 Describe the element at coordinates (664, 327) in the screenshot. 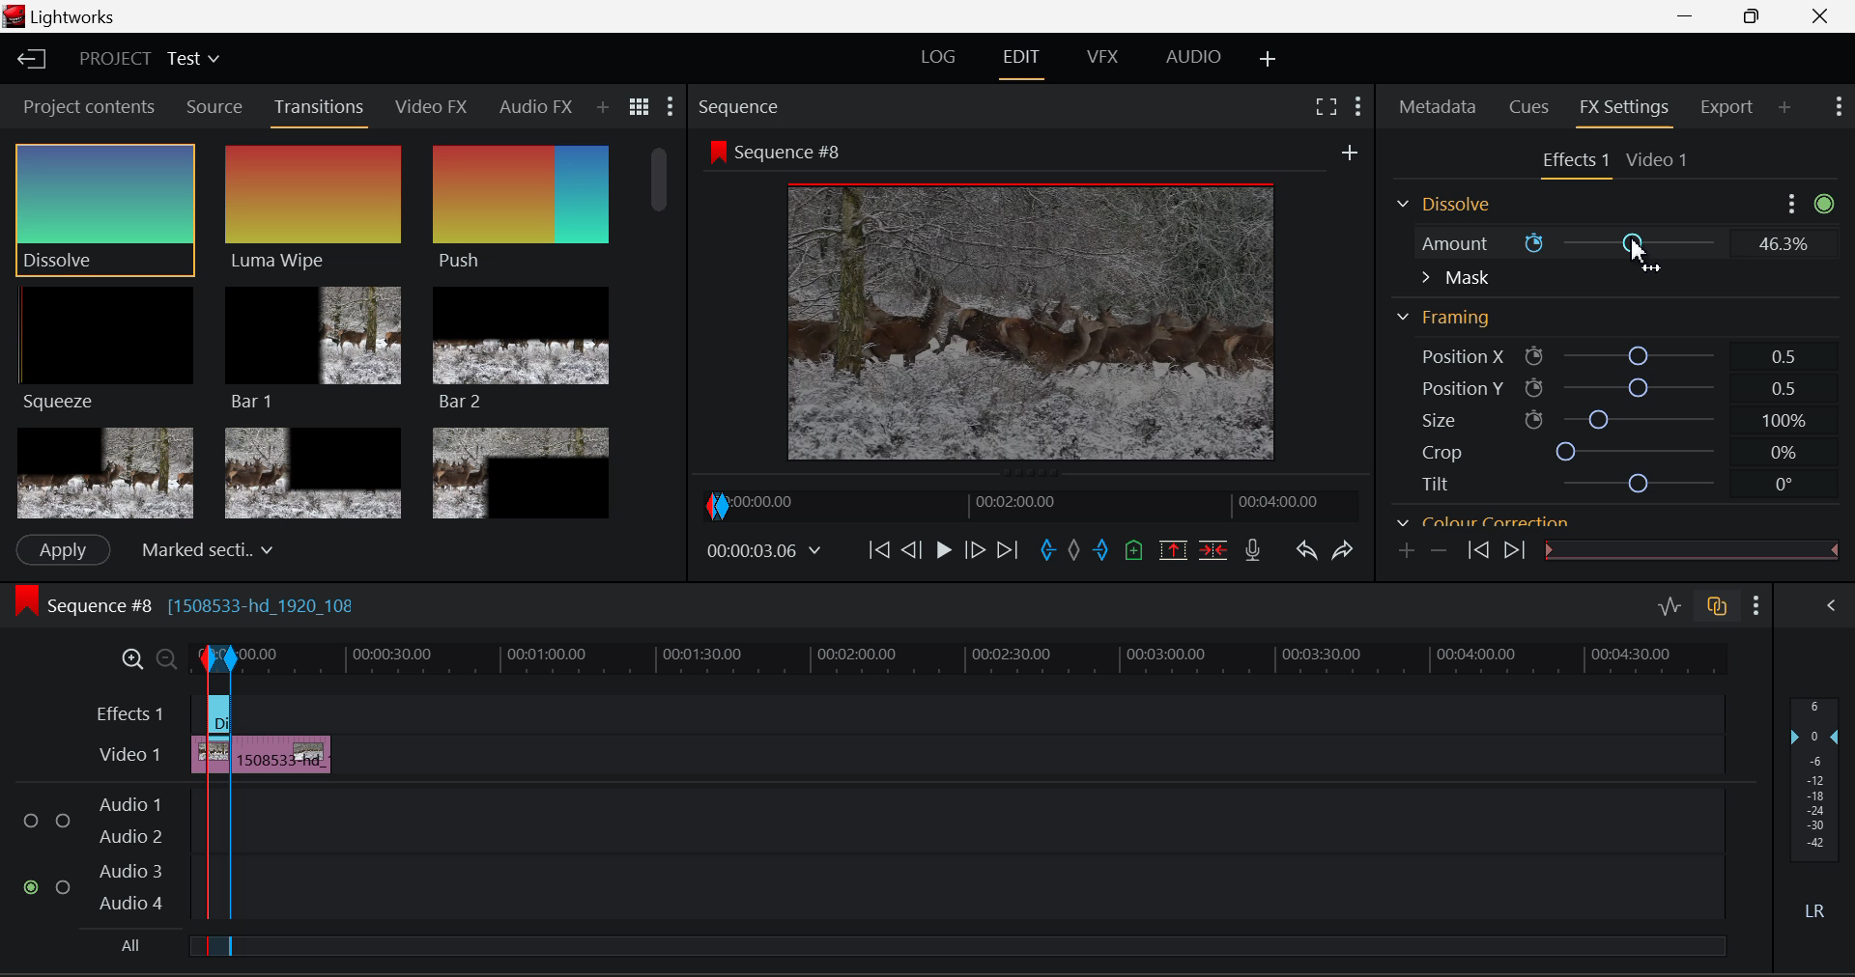

I see `Scroll Bar` at that location.